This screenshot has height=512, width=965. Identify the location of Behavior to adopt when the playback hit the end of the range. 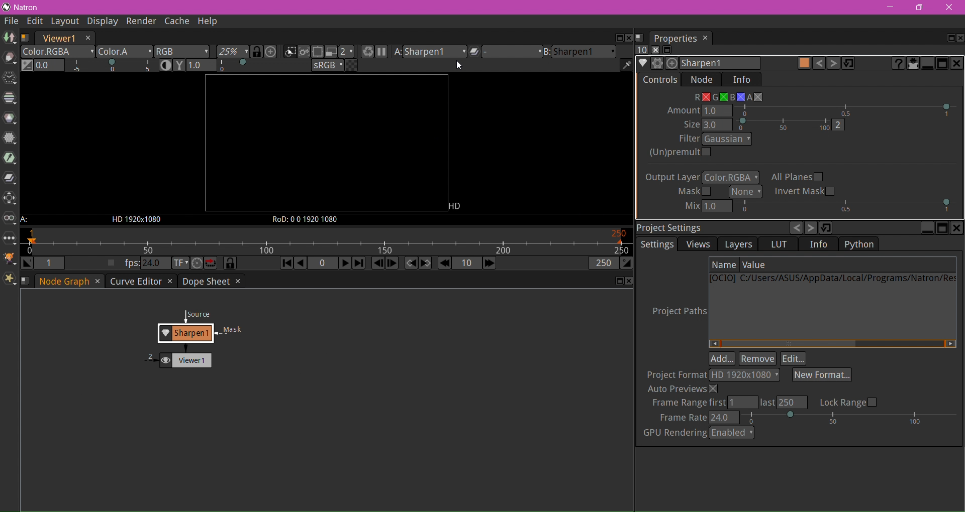
(211, 263).